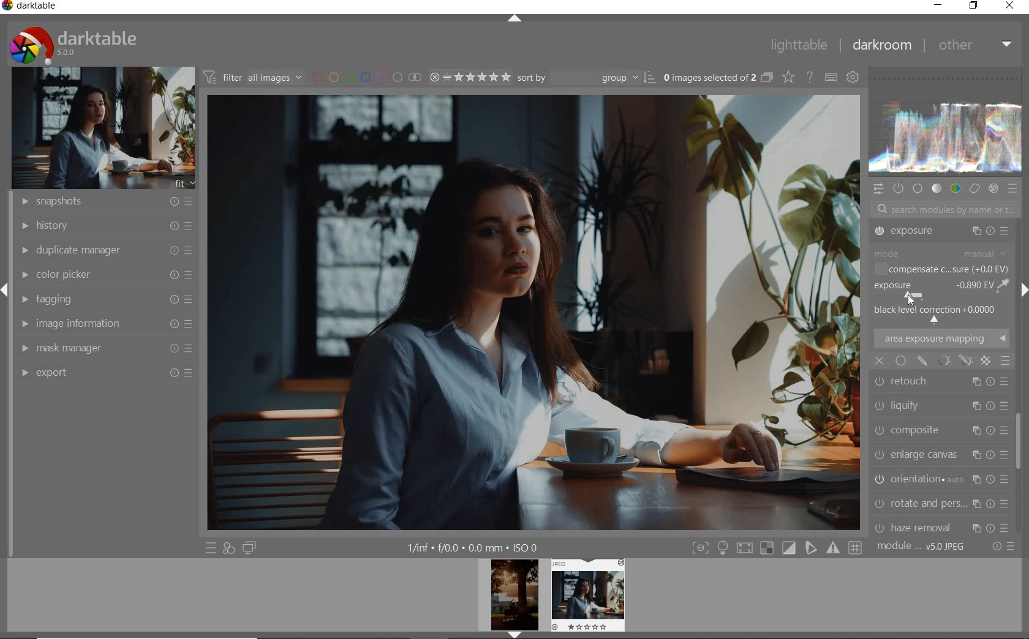 The image size is (1029, 639). I want to click on close, so click(880, 361).